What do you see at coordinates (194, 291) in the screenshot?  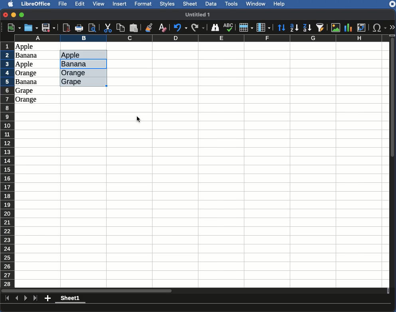 I see `Scroll` at bounding box center [194, 291].